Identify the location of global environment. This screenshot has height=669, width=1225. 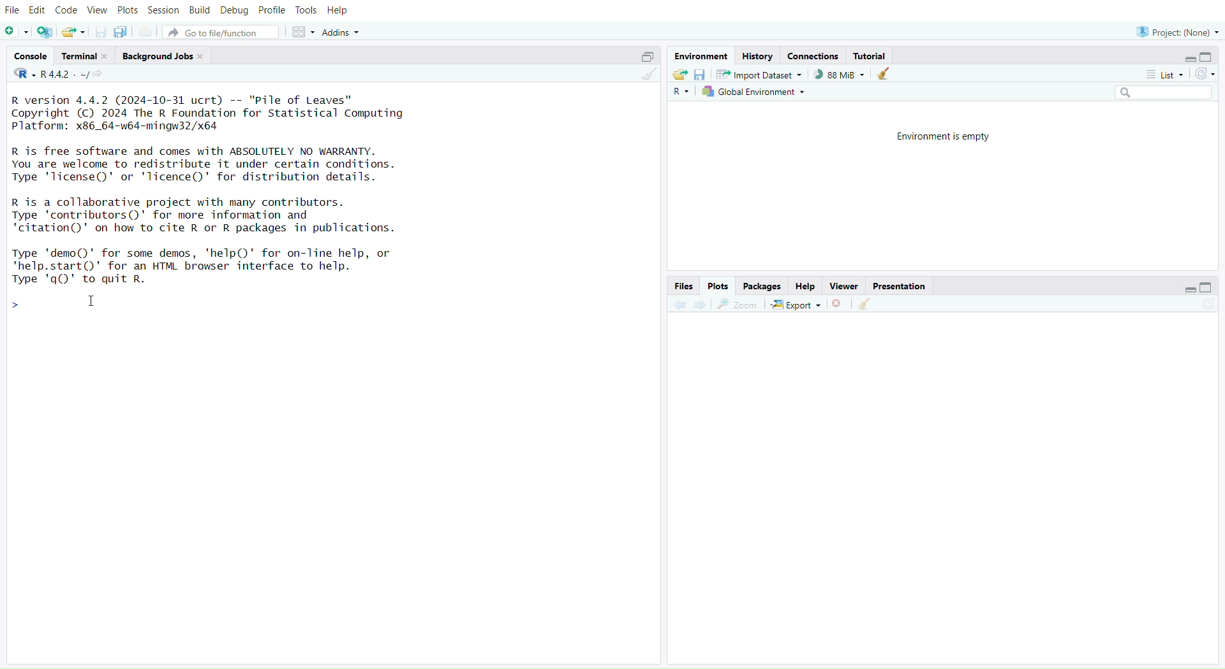
(756, 93).